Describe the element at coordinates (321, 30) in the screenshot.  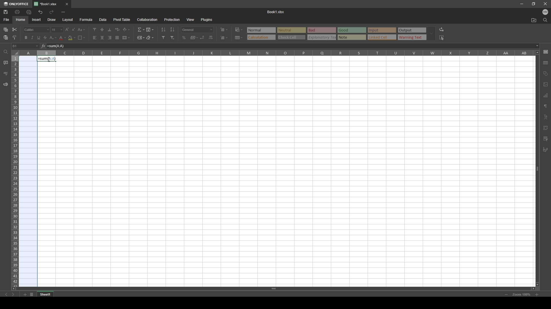
I see `Bad` at that location.